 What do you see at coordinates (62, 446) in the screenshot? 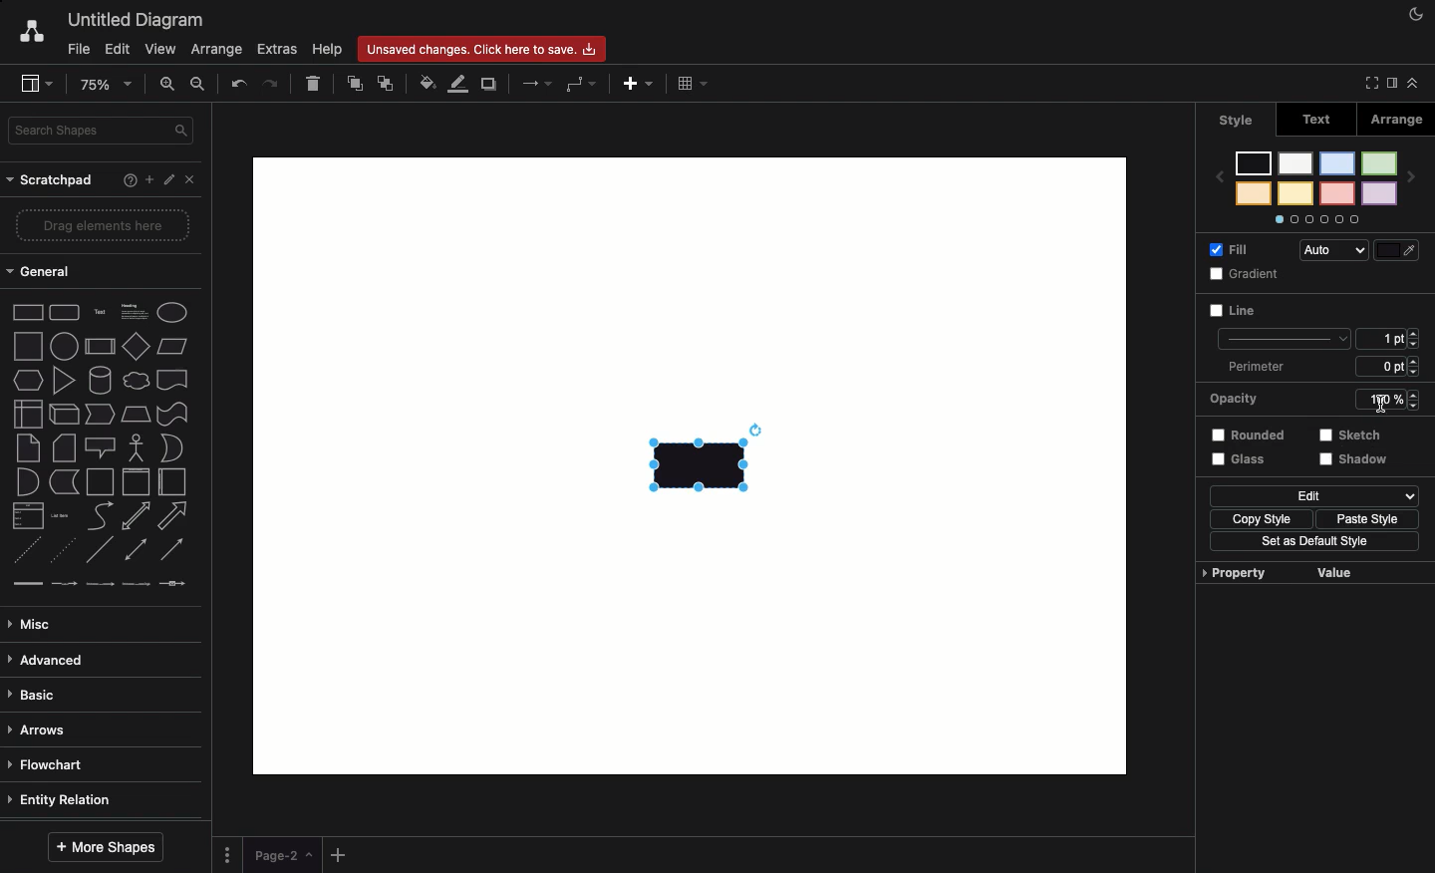
I see `card` at bounding box center [62, 446].